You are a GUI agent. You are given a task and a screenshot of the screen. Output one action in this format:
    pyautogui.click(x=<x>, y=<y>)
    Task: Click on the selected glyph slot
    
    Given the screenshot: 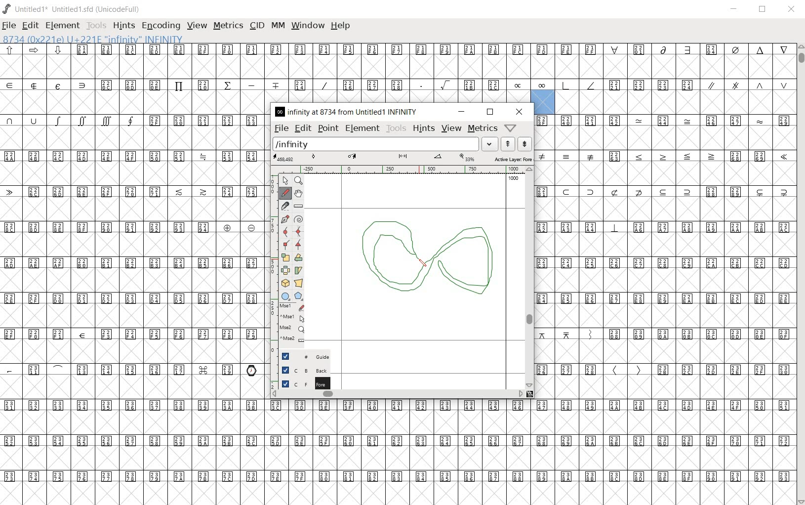 What is the action you would take?
    pyautogui.click(x=543, y=102)
    